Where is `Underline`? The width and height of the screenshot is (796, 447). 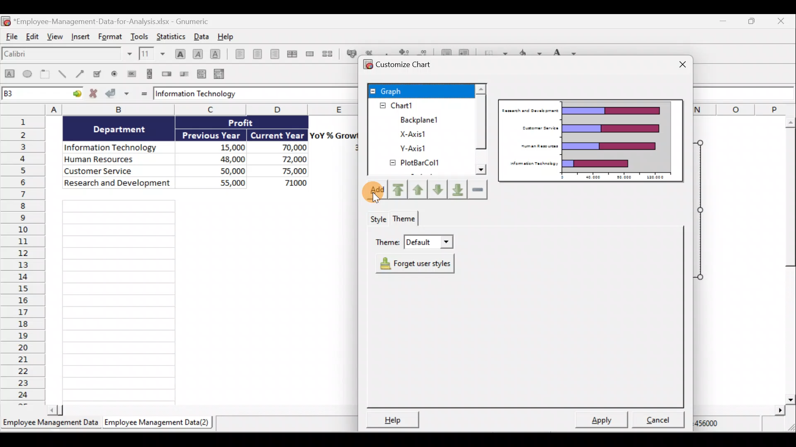
Underline is located at coordinates (216, 53).